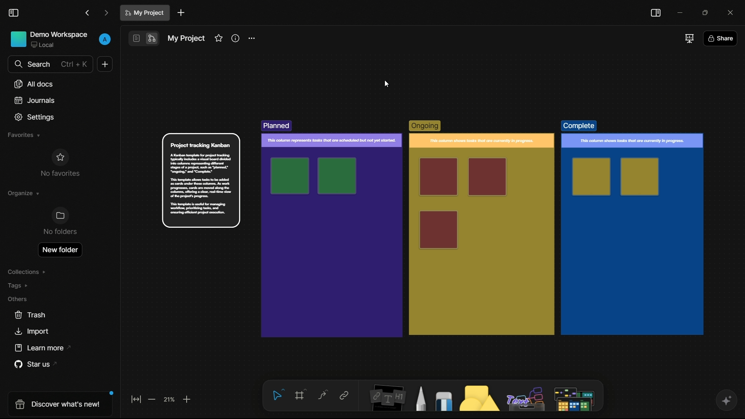 Image resolution: width=745 pixels, height=419 pixels. I want to click on organize, so click(23, 193).